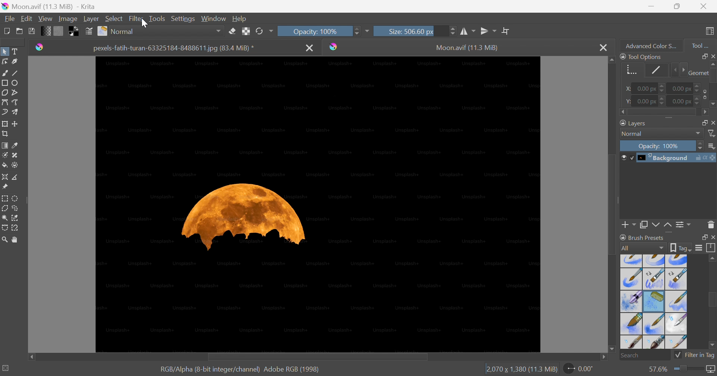 This screenshot has width=717, height=376. Describe the element at coordinates (174, 48) in the screenshot. I see `pexels-fatih-turan-63325184-8488611.jpg (83.4 MiB) *)` at that location.